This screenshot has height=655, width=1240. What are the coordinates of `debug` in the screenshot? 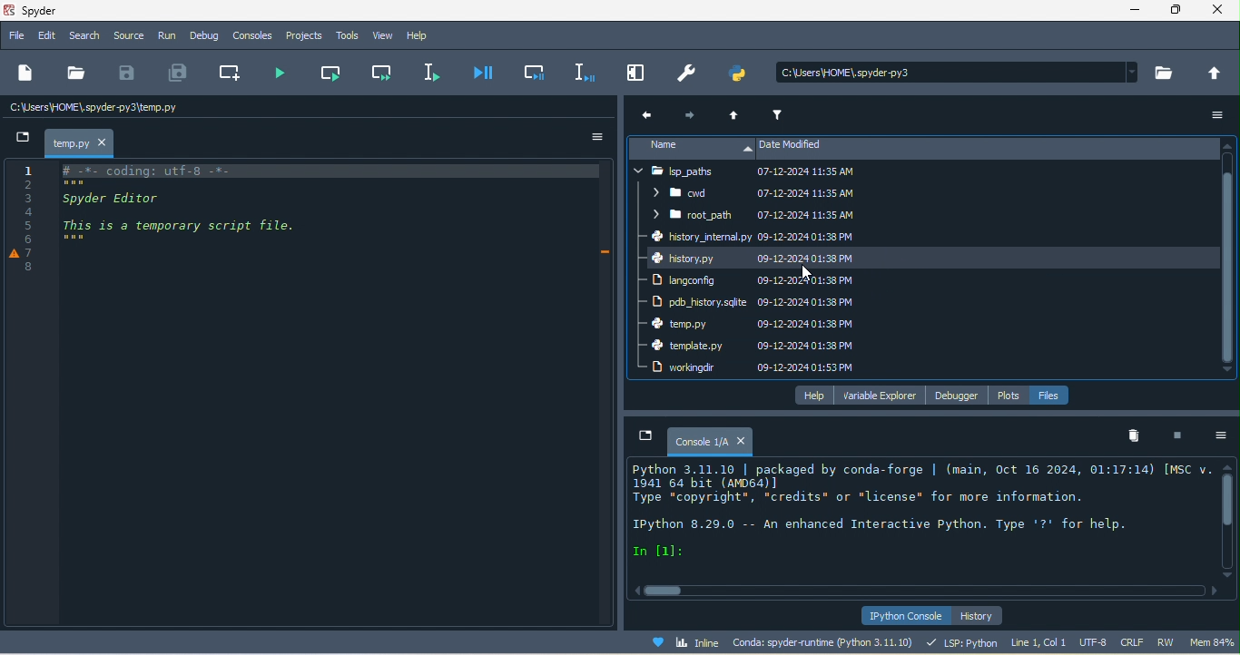 It's located at (203, 35).